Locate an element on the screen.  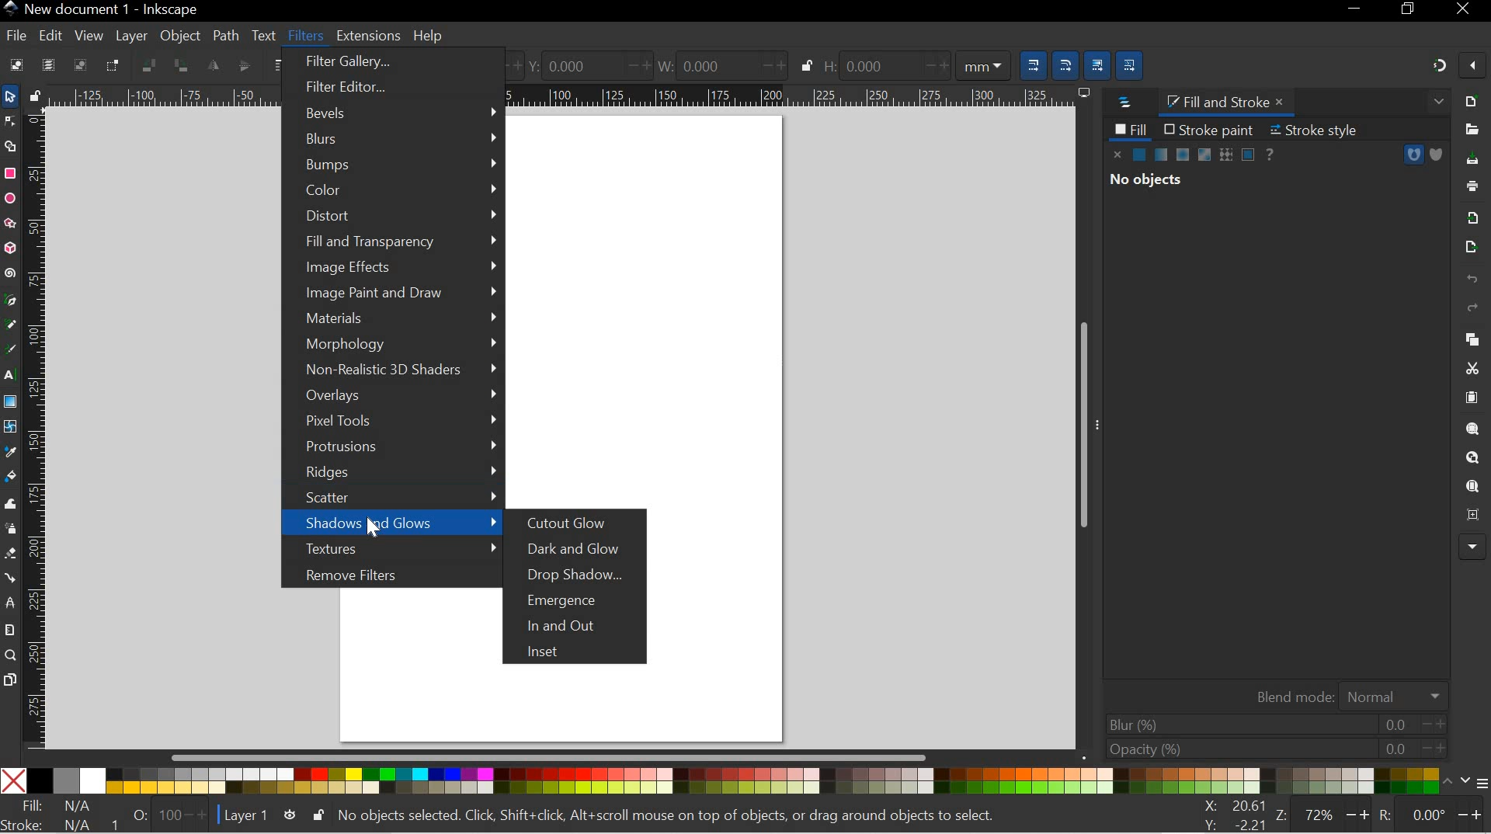
FIT is located at coordinates (57, 806).